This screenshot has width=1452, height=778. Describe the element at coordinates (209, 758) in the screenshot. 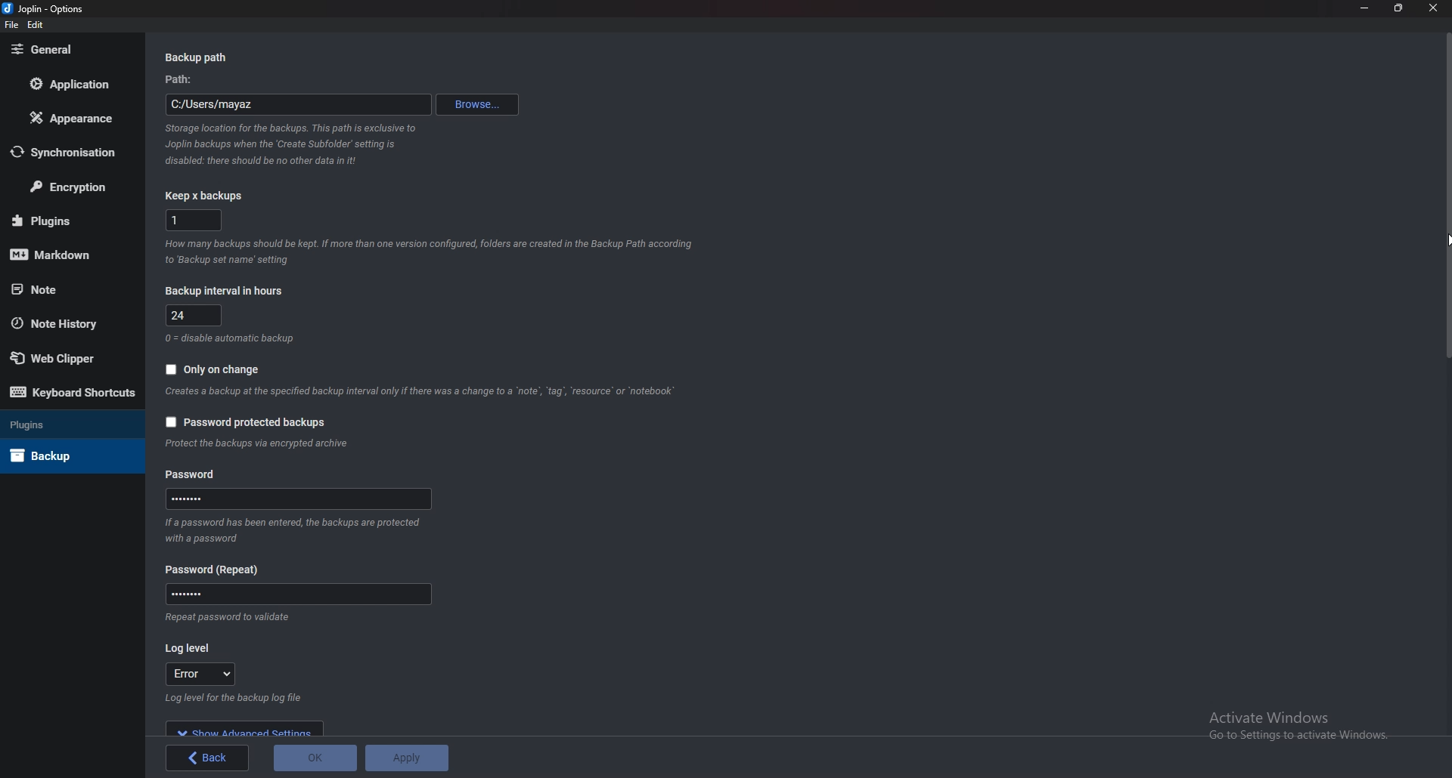

I see `back` at that location.